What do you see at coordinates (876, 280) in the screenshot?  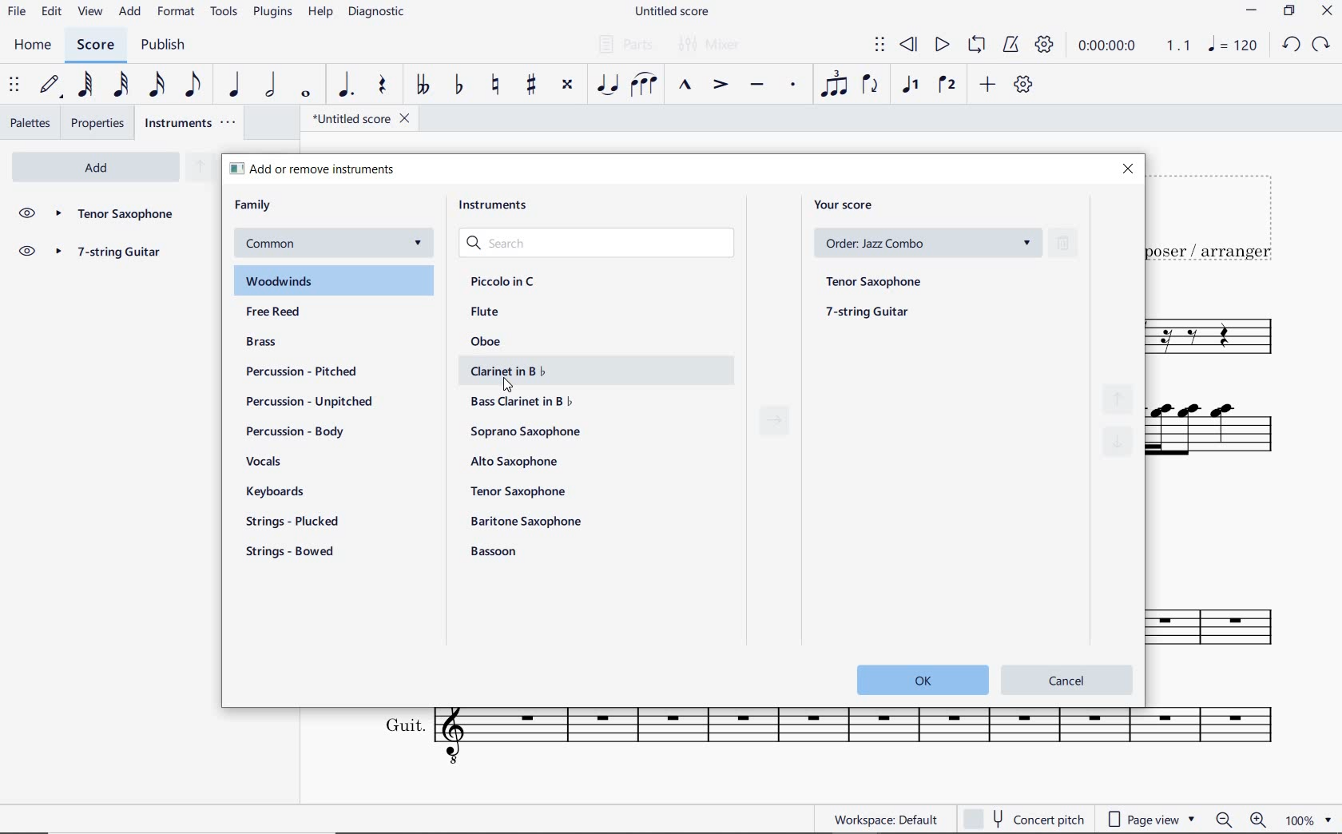 I see `tenor saxophone` at bounding box center [876, 280].